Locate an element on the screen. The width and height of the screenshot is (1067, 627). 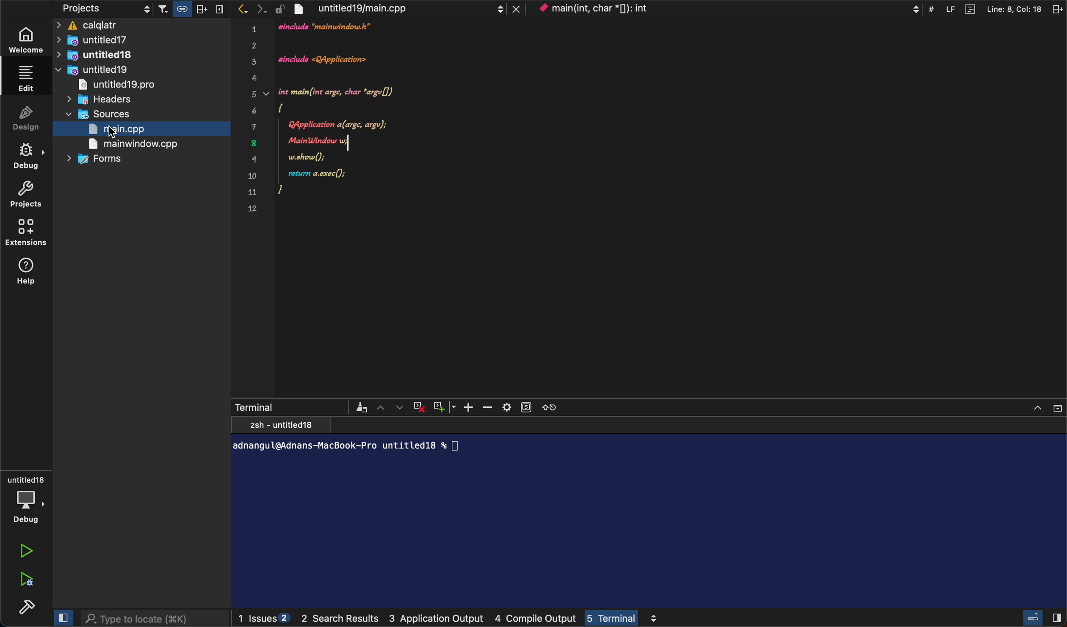
untitled19 is located at coordinates (91, 69).